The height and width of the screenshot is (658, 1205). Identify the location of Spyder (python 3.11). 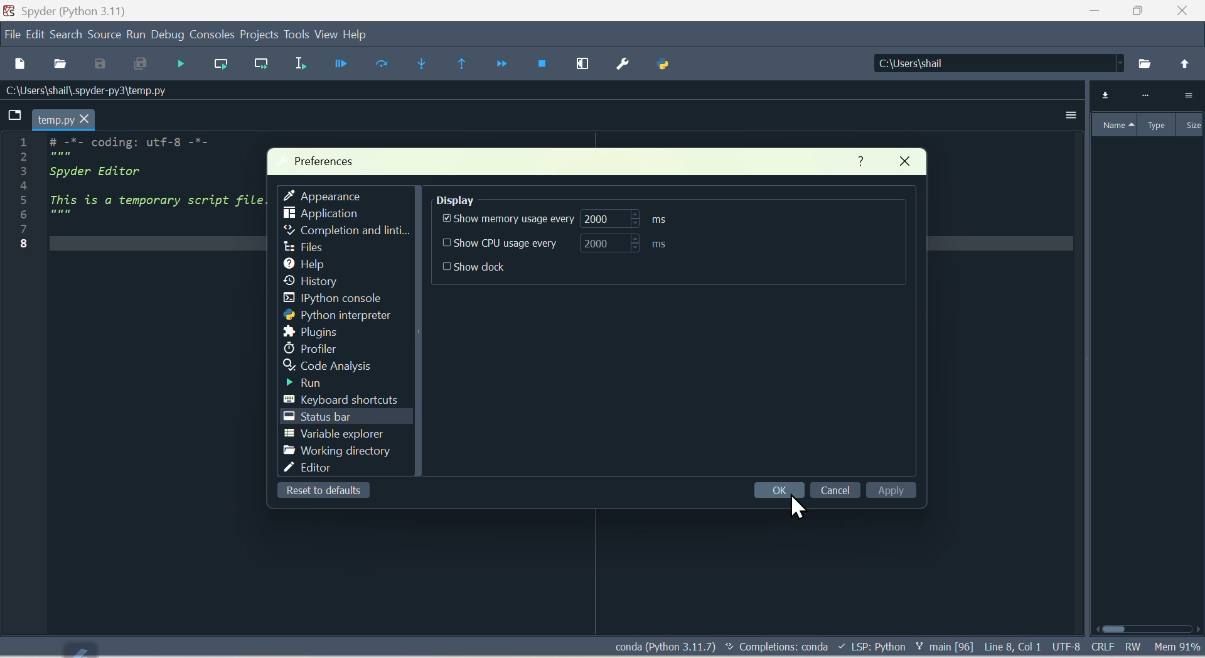
(71, 10).